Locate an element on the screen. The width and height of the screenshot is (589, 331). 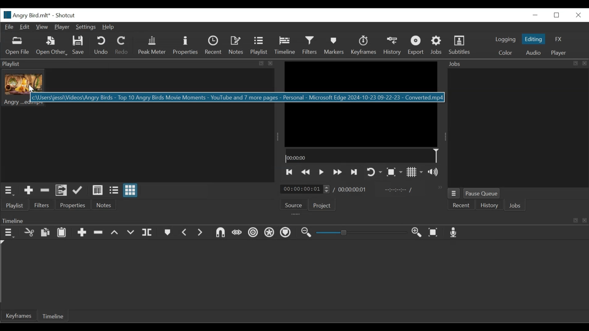
Overwrite is located at coordinates (131, 233).